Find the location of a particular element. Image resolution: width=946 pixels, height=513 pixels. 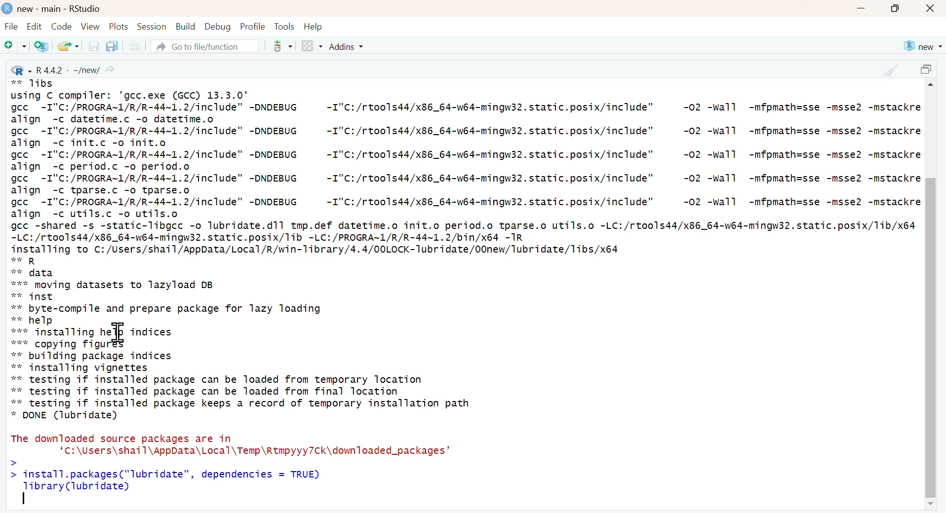

Create a project is located at coordinates (42, 46).